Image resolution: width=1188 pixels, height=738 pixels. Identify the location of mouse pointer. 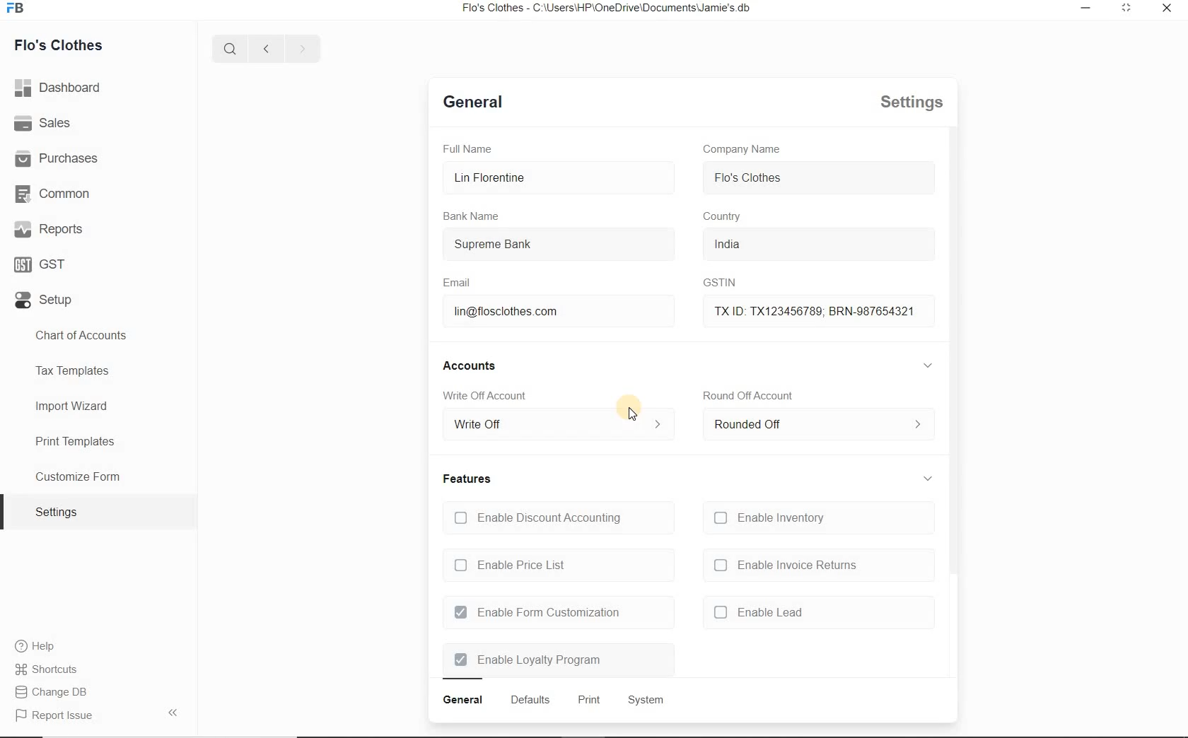
(636, 414).